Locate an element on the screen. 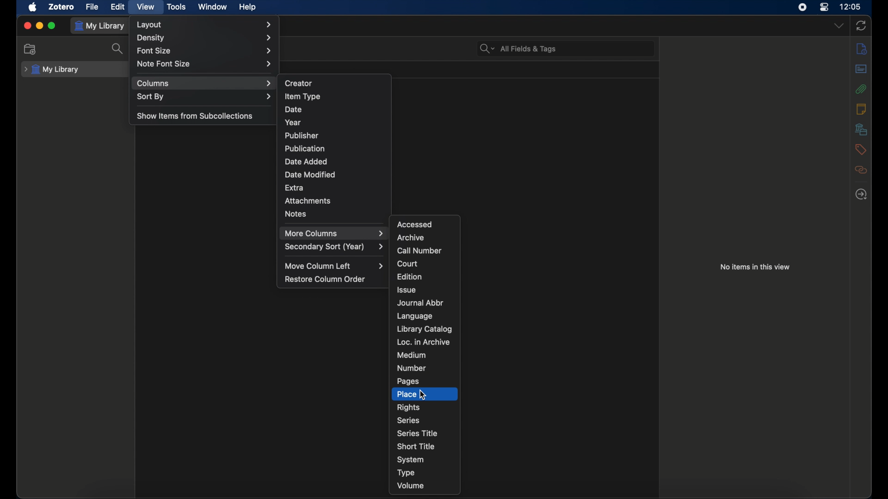 The height and width of the screenshot is (499, 888). no items in this view is located at coordinates (755, 267).